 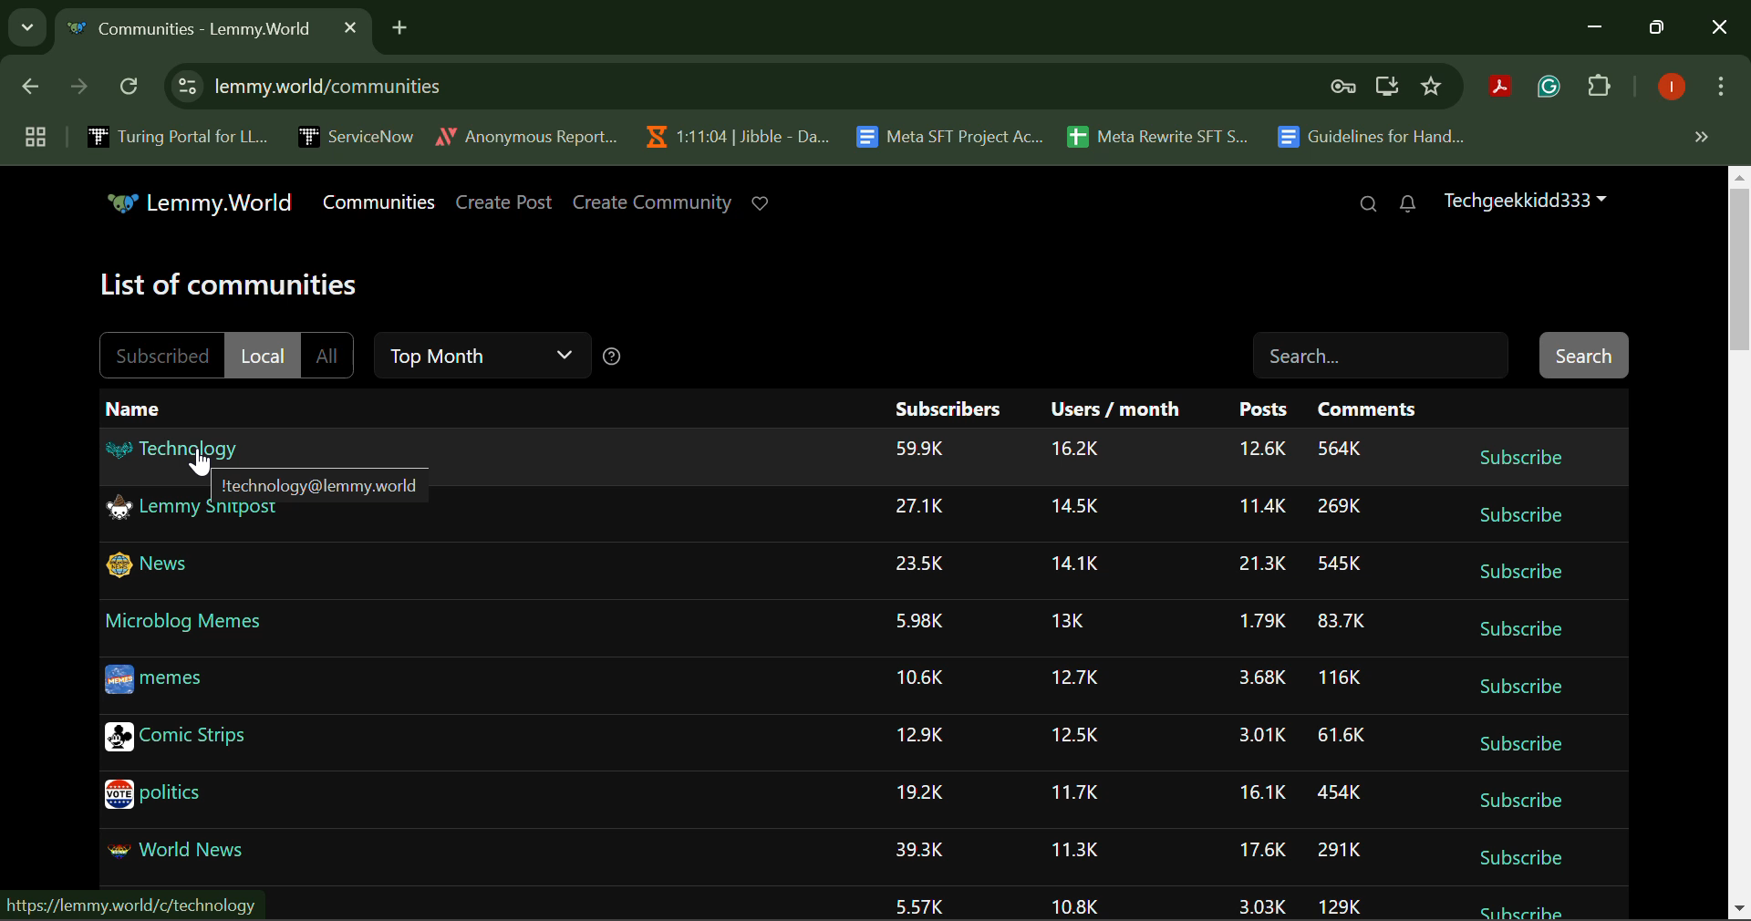 What do you see at coordinates (165, 681) in the screenshot?
I see `memes Community Link` at bounding box center [165, 681].